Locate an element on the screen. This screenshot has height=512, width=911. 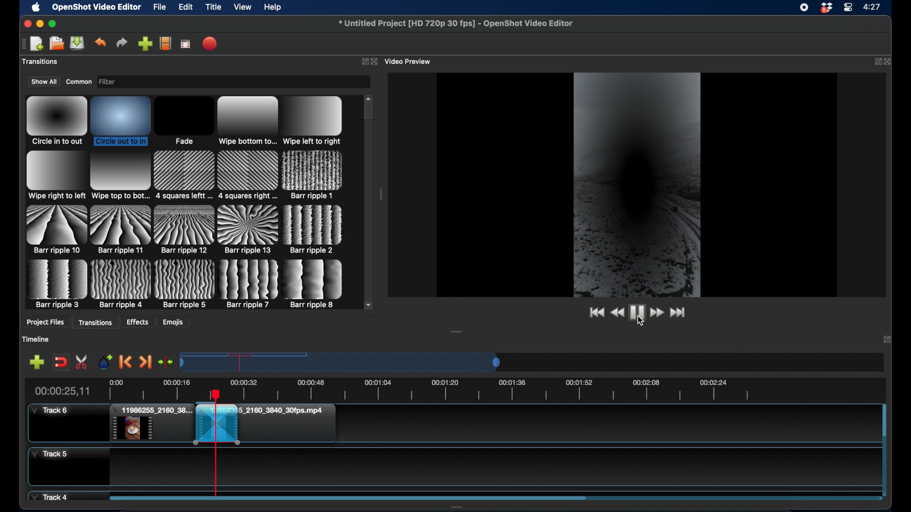
next marker is located at coordinates (145, 362).